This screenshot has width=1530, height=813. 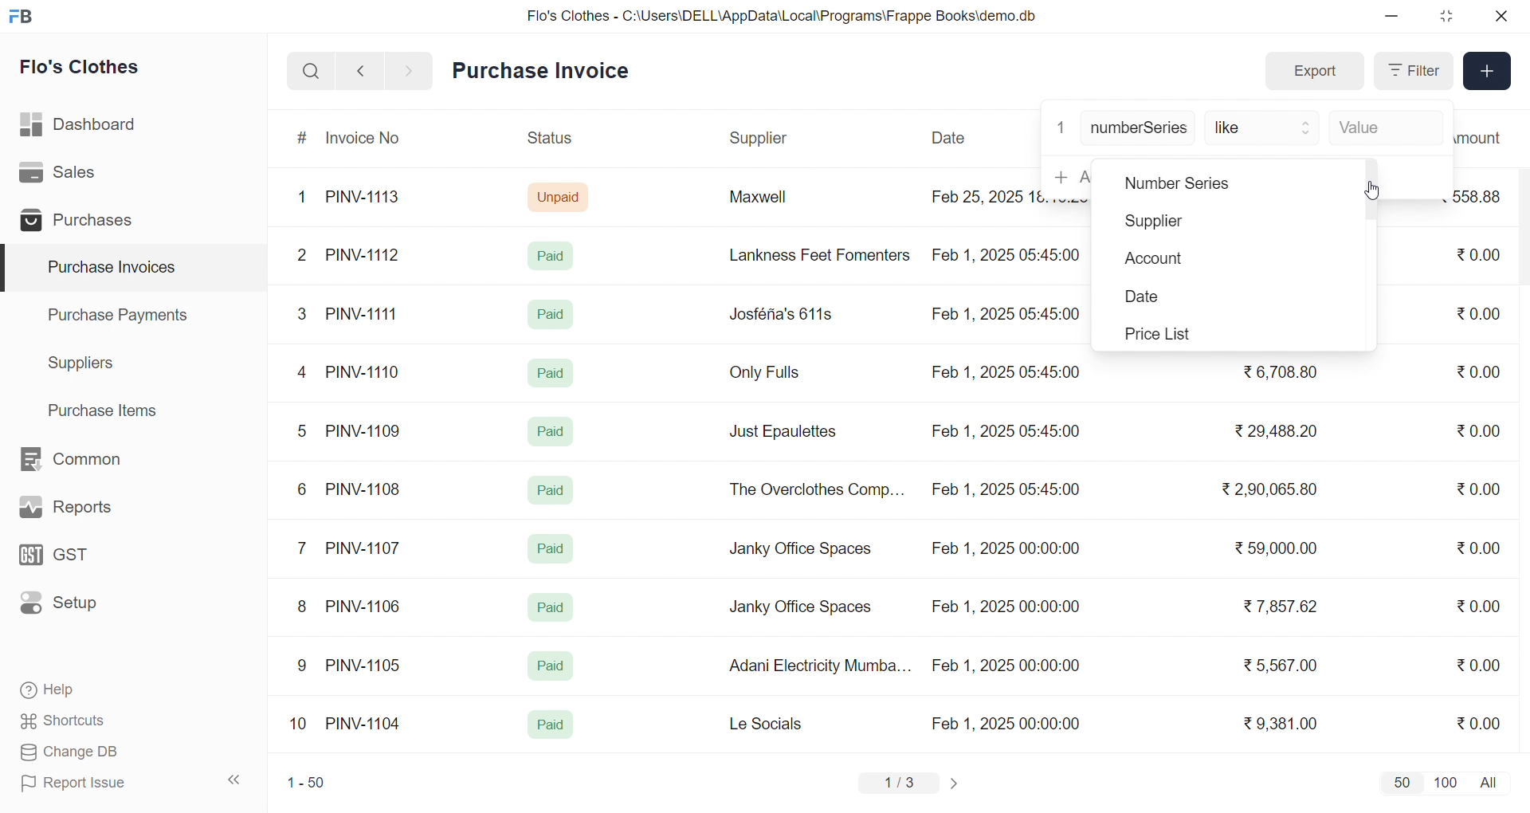 I want to click on 4, so click(x=305, y=373).